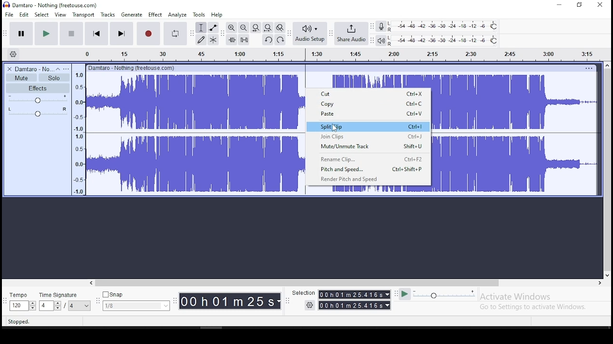 This screenshot has width=613, height=344. What do you see at coordinates (38, 101) in the screenshot?
I see `volume` at bounding box center [38, 101].